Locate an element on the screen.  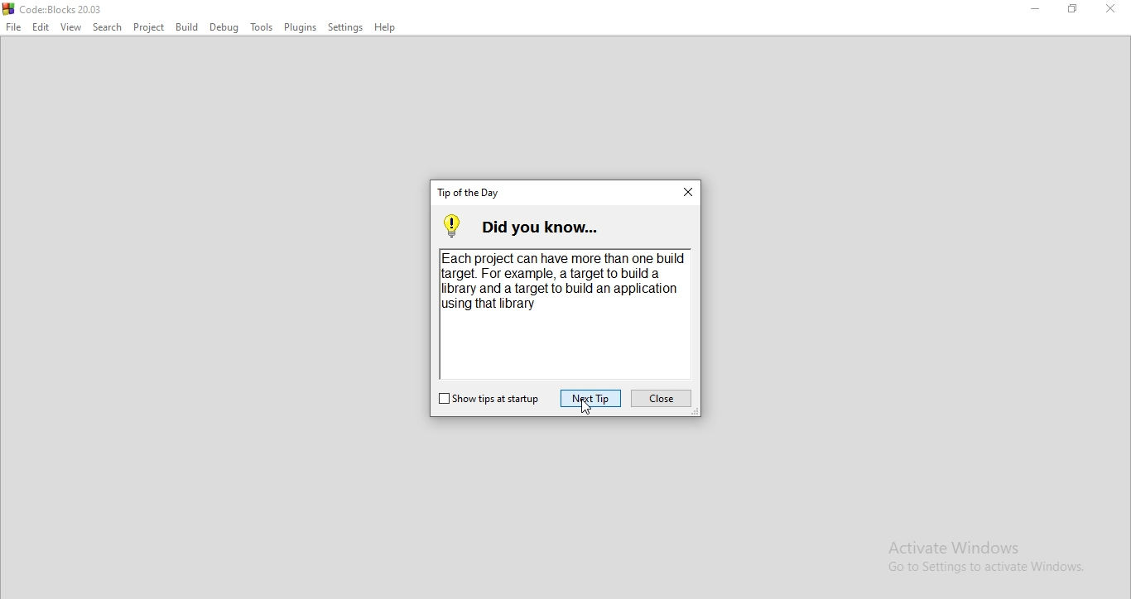
Build  is located at coordinates (187, 28).